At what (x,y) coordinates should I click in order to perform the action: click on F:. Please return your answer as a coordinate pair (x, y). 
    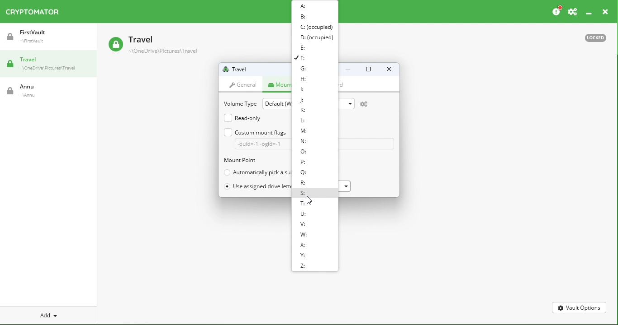
    Looking at the image, I should click on (305, 57).